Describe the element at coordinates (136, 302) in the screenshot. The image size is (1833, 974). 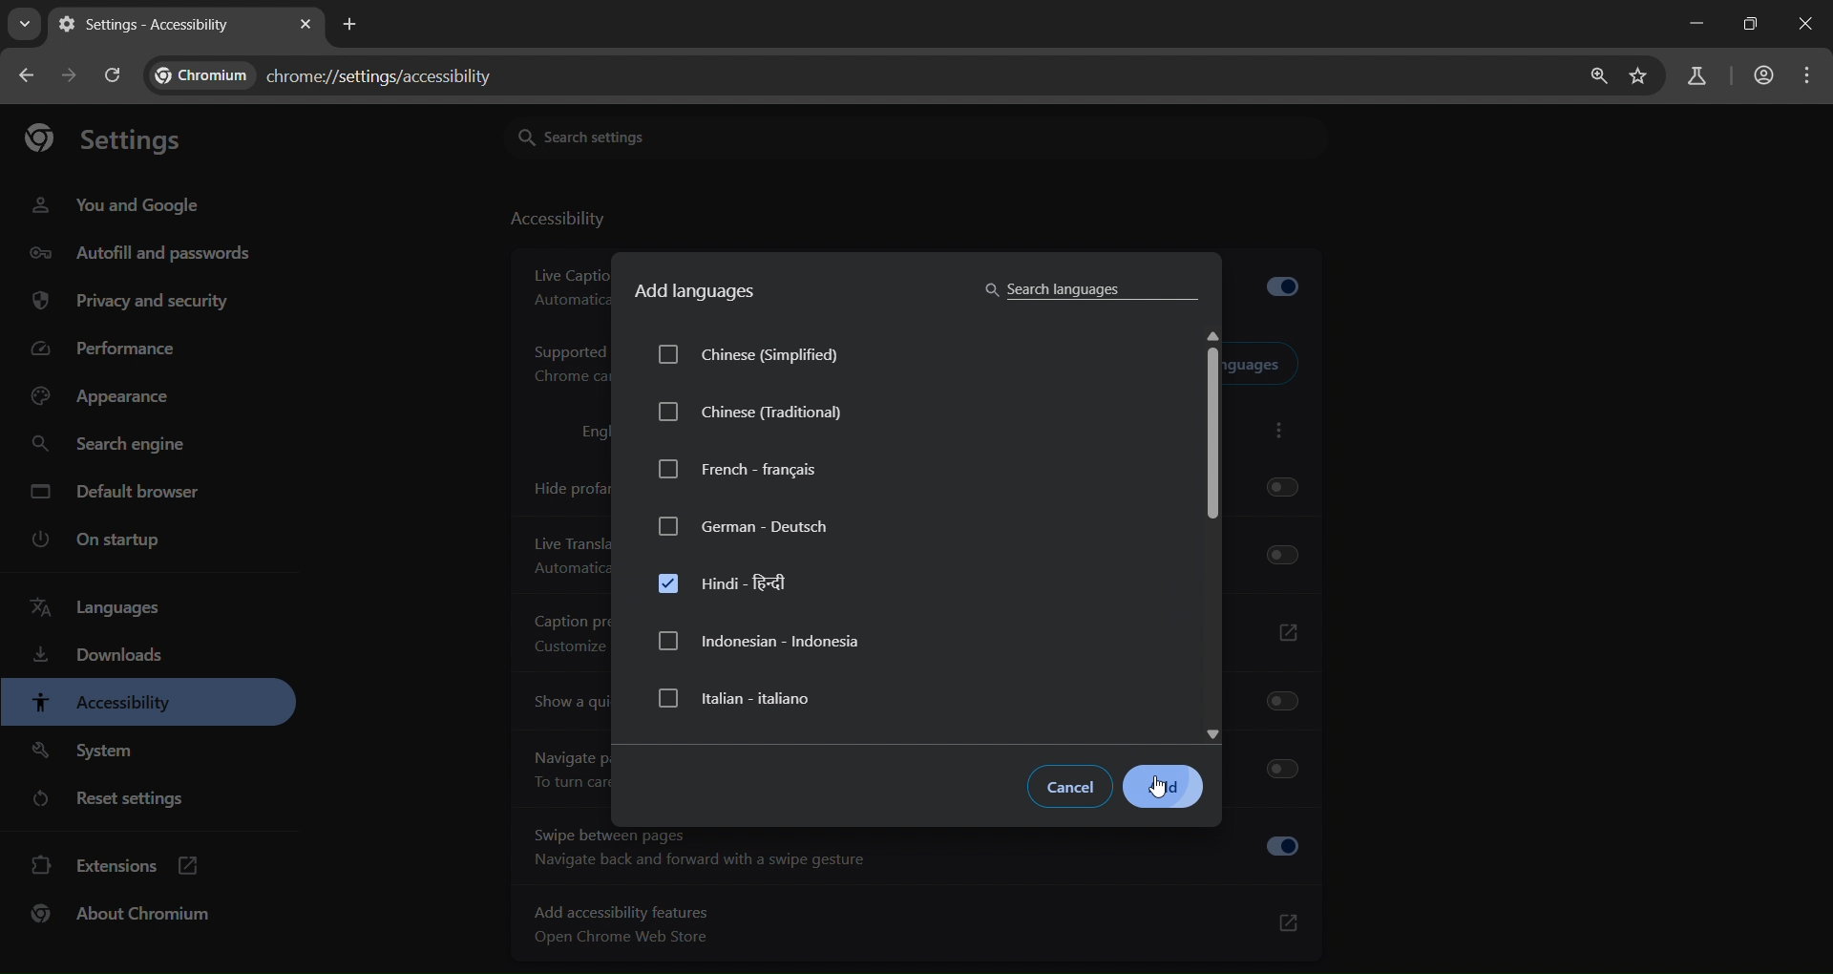
I see `privacy and security` at that location.